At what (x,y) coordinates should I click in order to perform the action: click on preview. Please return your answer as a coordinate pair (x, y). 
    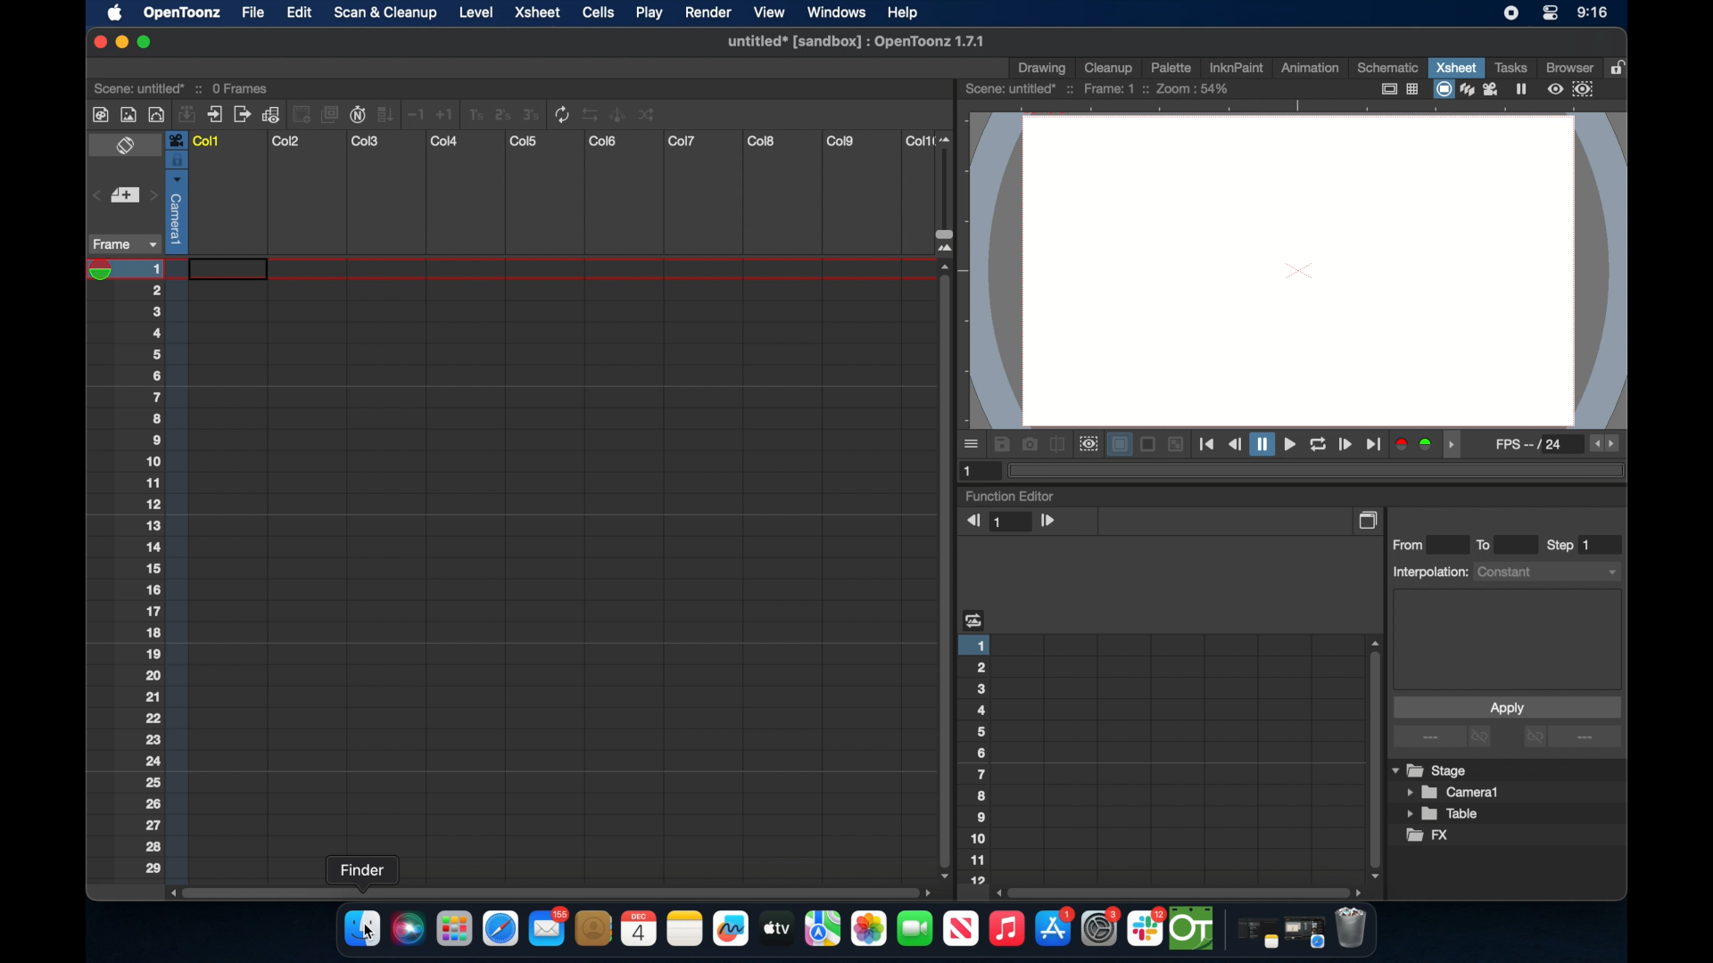
    Looking at the image, I should click on (1573, 89).